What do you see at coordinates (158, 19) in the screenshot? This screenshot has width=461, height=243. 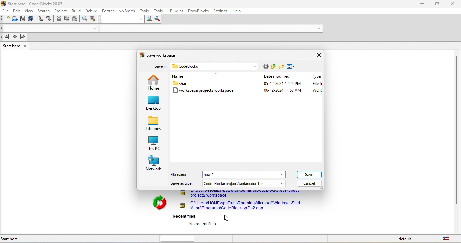 I see `show option window` at bounding box center [158, 19].